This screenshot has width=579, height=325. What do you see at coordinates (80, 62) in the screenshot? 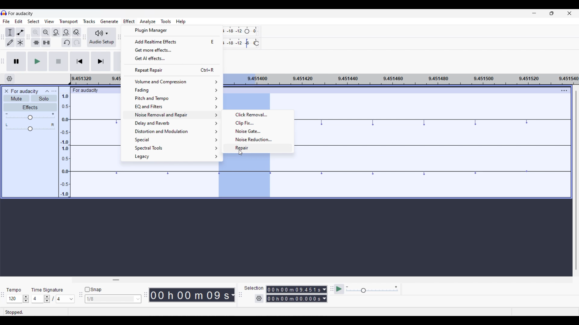
I see `Skip/Select to start` at bounding box center [80, 62].